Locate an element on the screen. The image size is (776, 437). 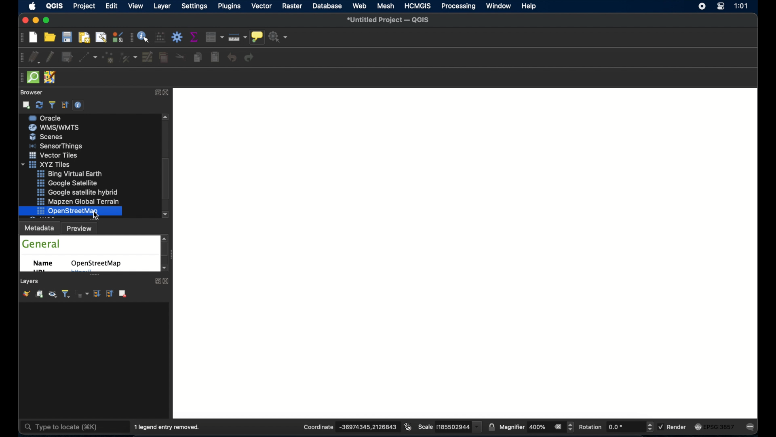
collapse all is located at coordinates (65, 105).